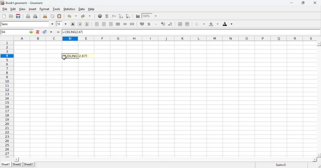  I want to click on icon, so click(3, 3).